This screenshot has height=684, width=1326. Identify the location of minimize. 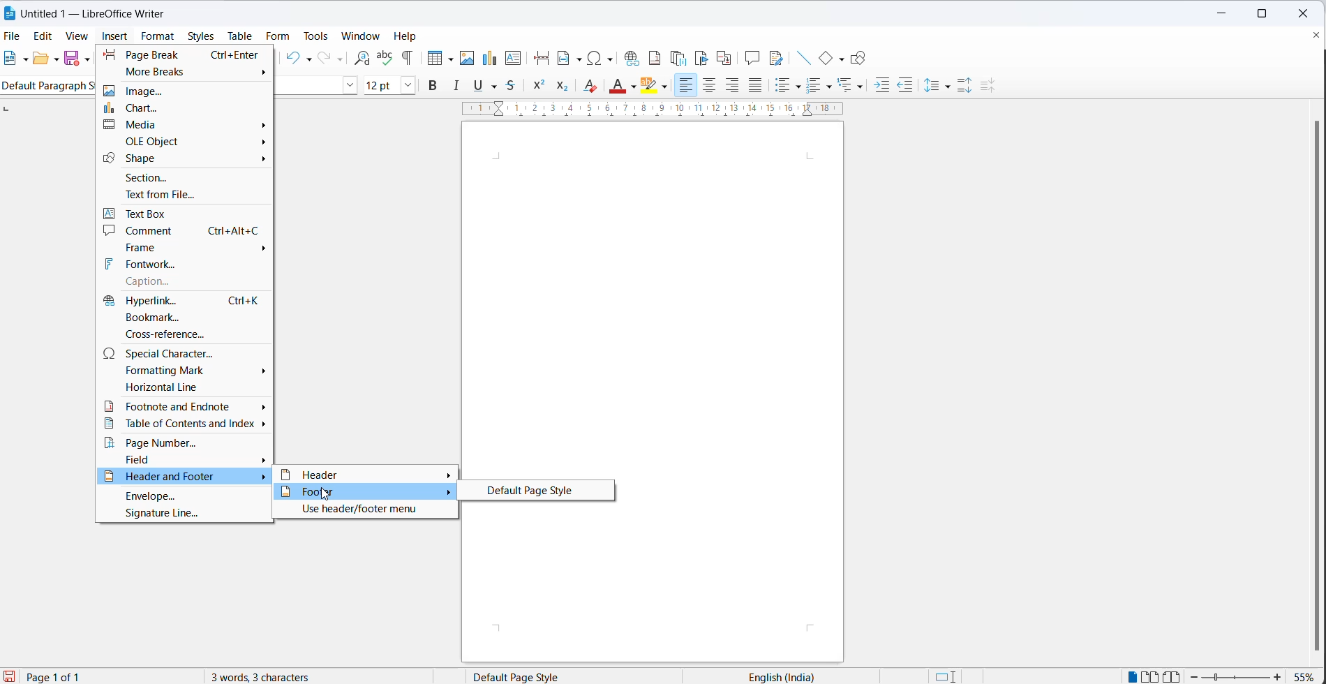
(1222, 14).